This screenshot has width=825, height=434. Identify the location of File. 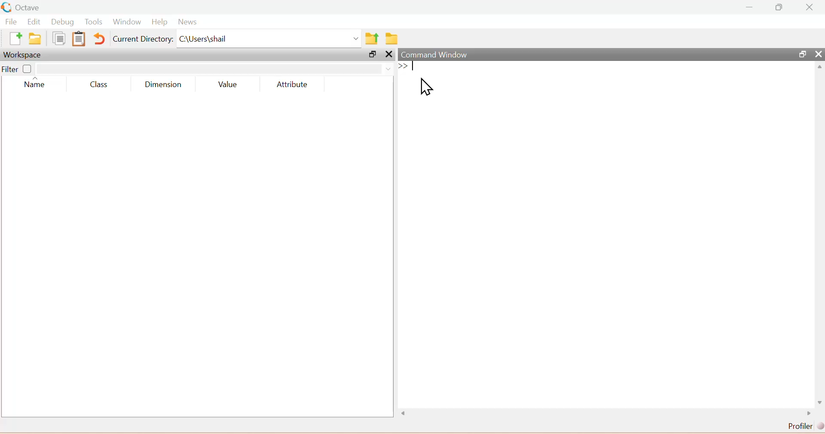
(12, 22).